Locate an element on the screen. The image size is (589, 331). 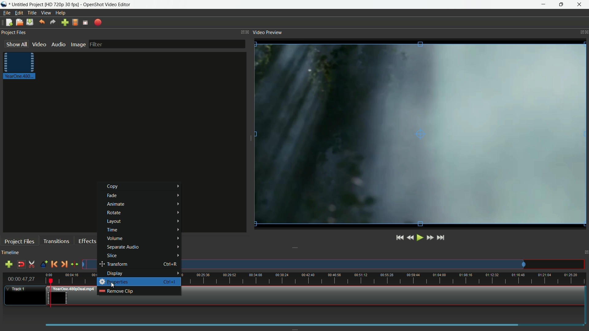
view menu is located at coordinates (46, 13).